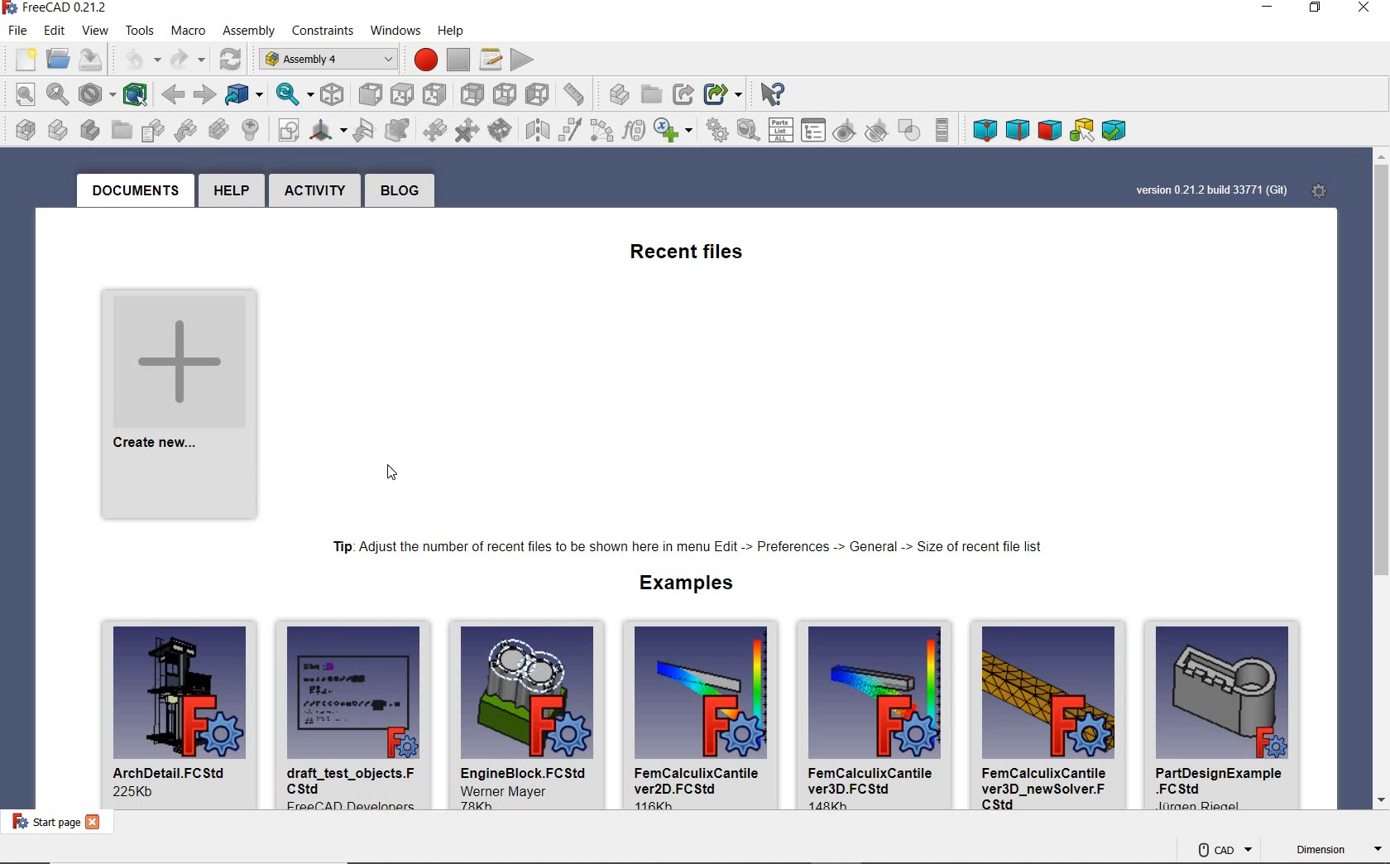 The width and height of the screenshot is (1390, 864). I want to click on constraints, so click(323, 27).